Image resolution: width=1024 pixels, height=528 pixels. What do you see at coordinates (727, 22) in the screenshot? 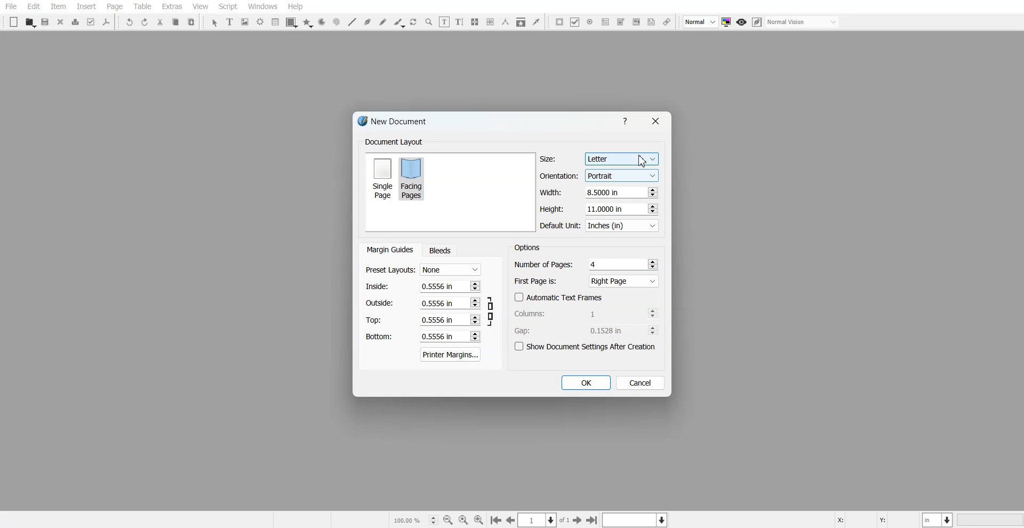
I see `Toggle color ` at bounding box center [727, 22].